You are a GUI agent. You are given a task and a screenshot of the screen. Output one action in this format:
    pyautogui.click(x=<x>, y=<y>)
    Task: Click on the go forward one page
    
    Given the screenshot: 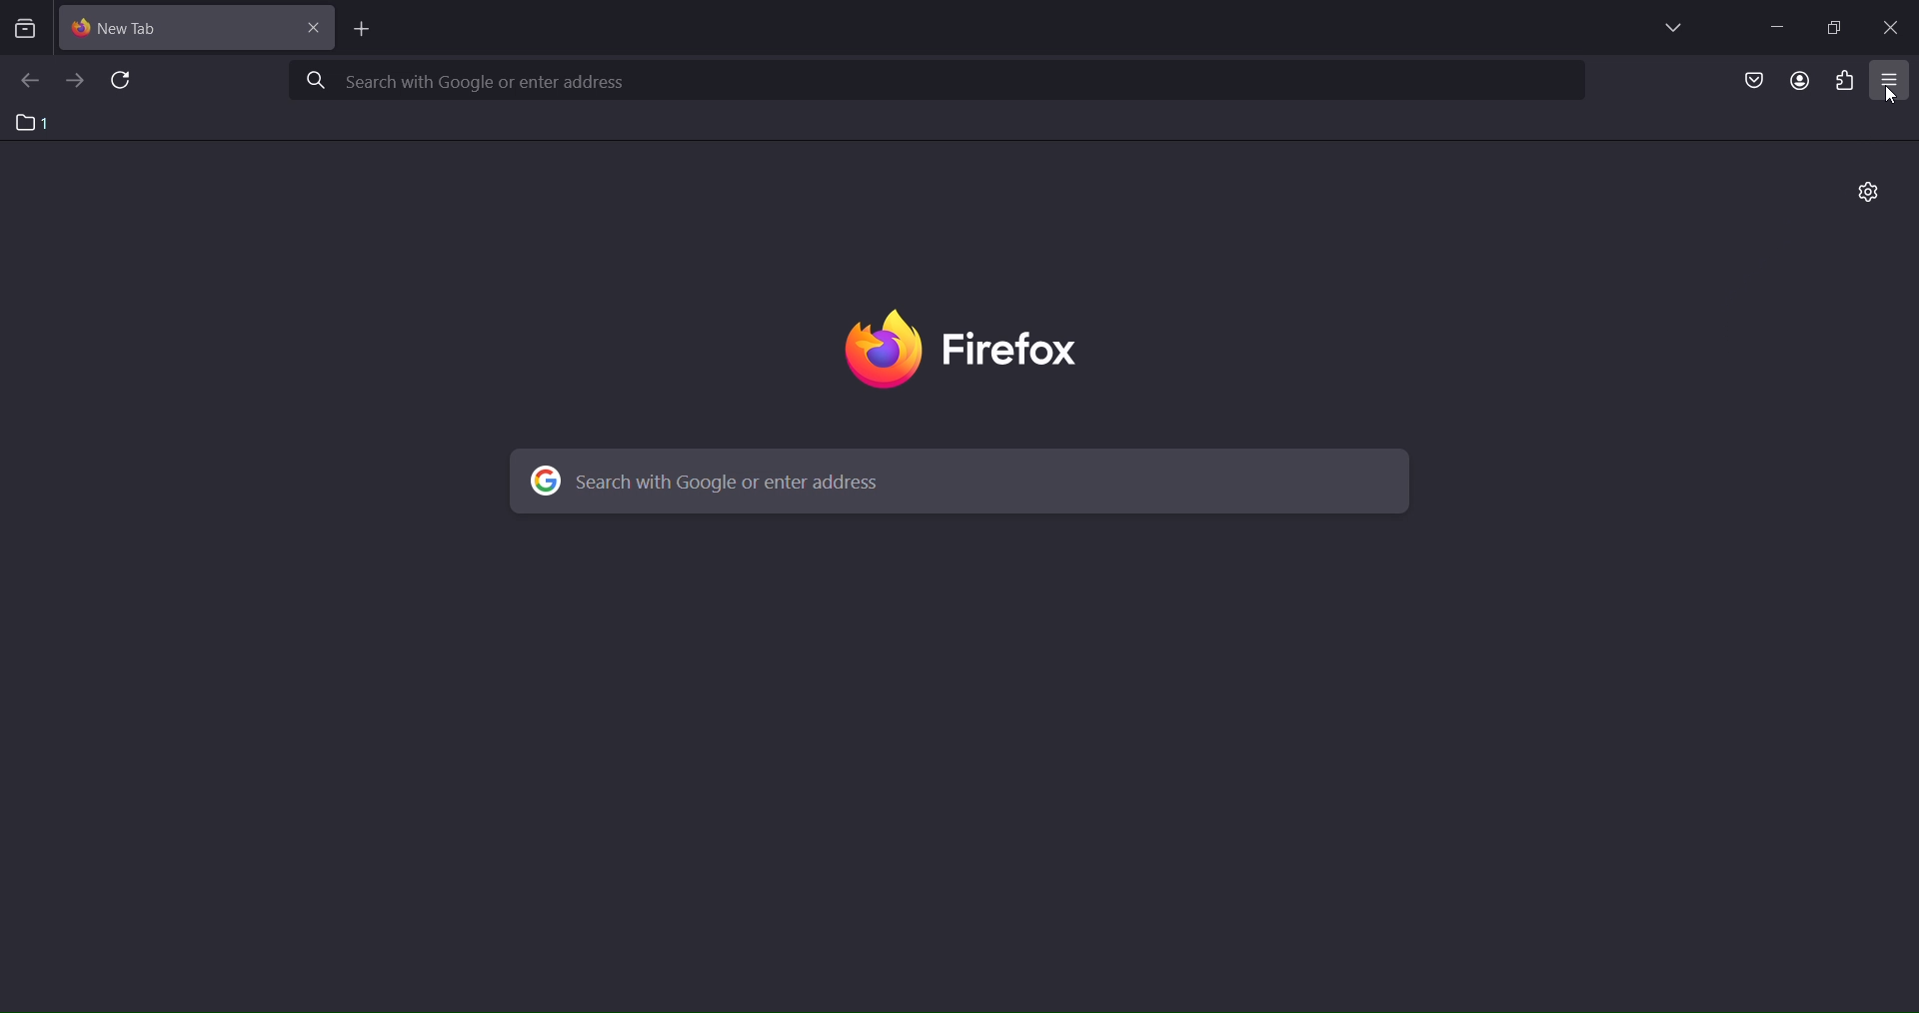 What is the action you would take?
    pyautogui.click(x=74, y=80)
    